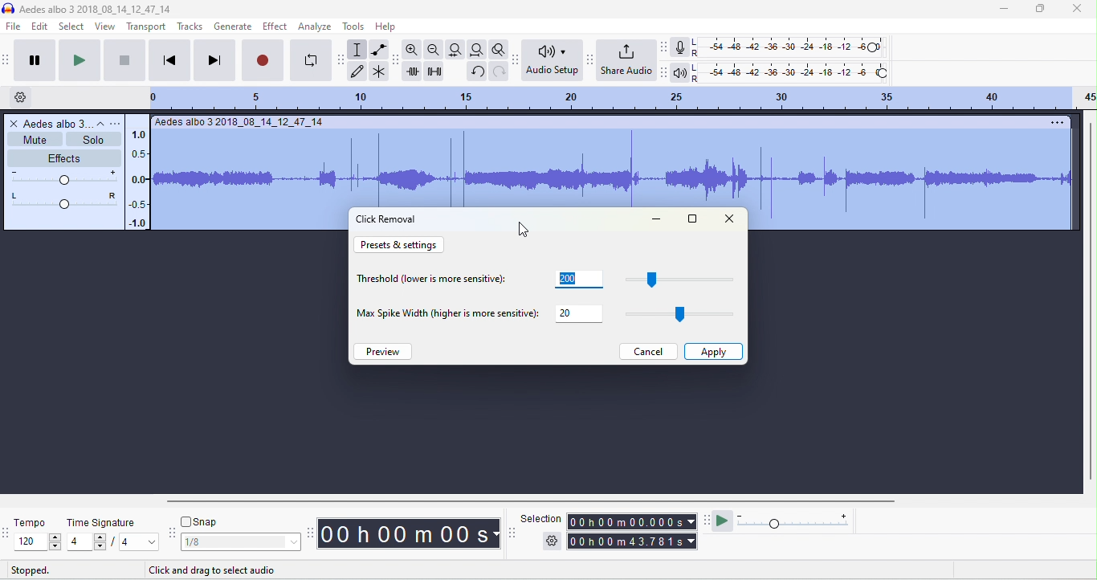 The image size is (1097, 580). What do you see at coordinates (13, 125) in the screenshot?
I see `close` at bounding box center [13, 125].